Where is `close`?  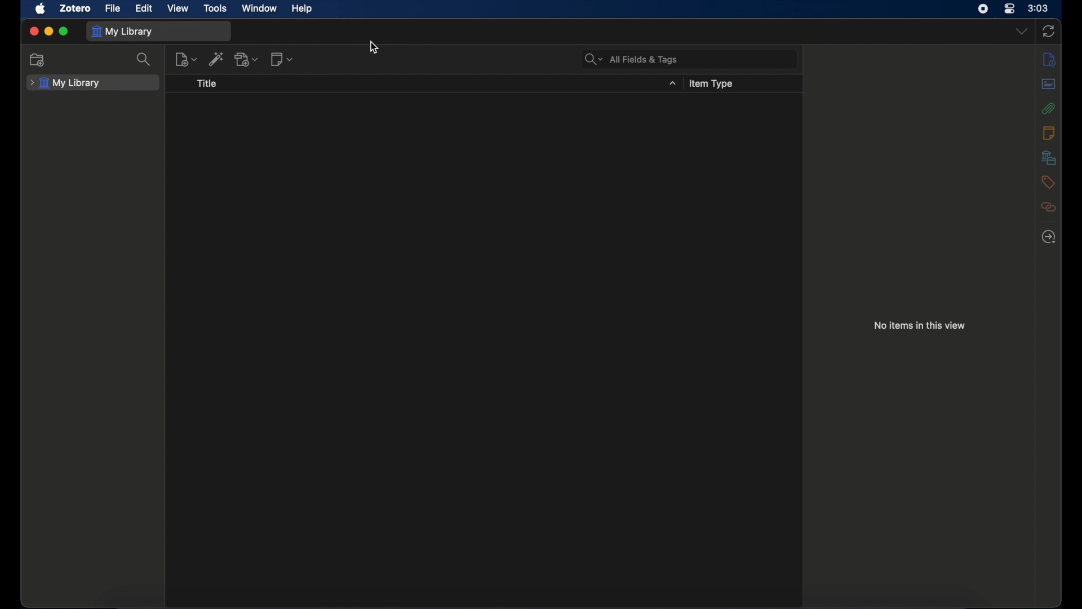 close is located at coordinates (34, 31).